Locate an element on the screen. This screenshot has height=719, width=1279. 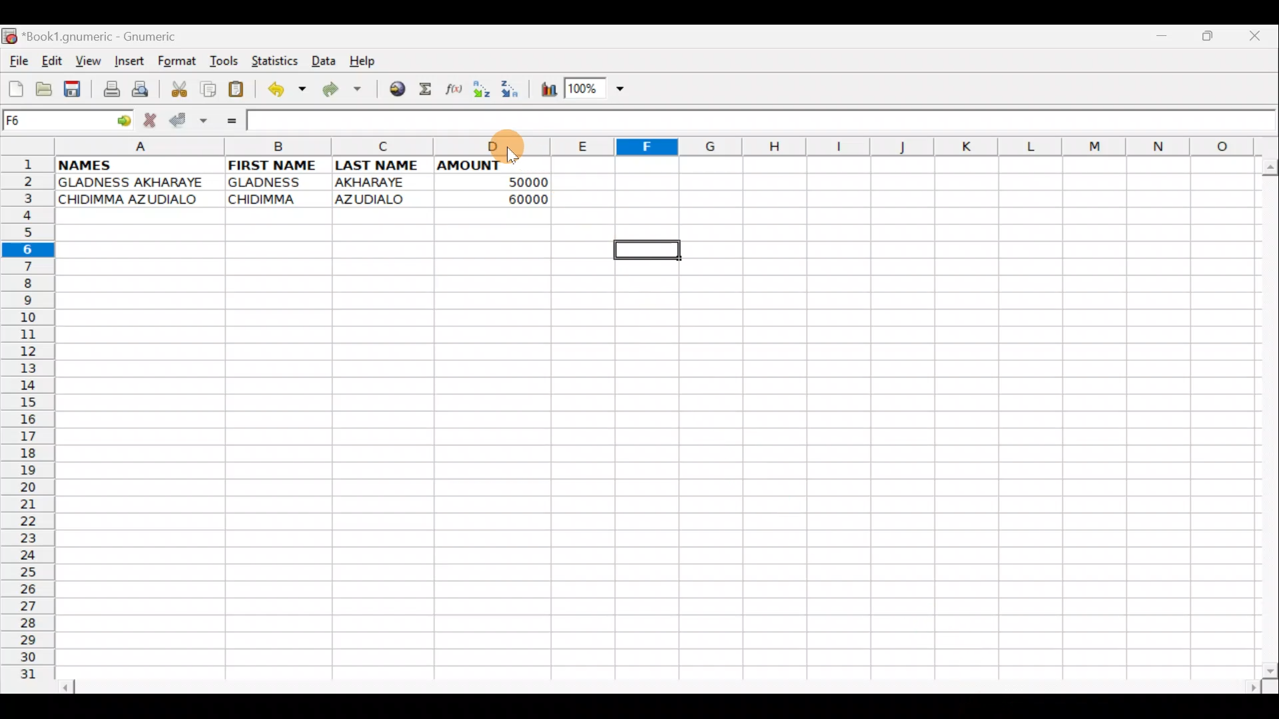
Enter formula is located at coordinates (232, 120).